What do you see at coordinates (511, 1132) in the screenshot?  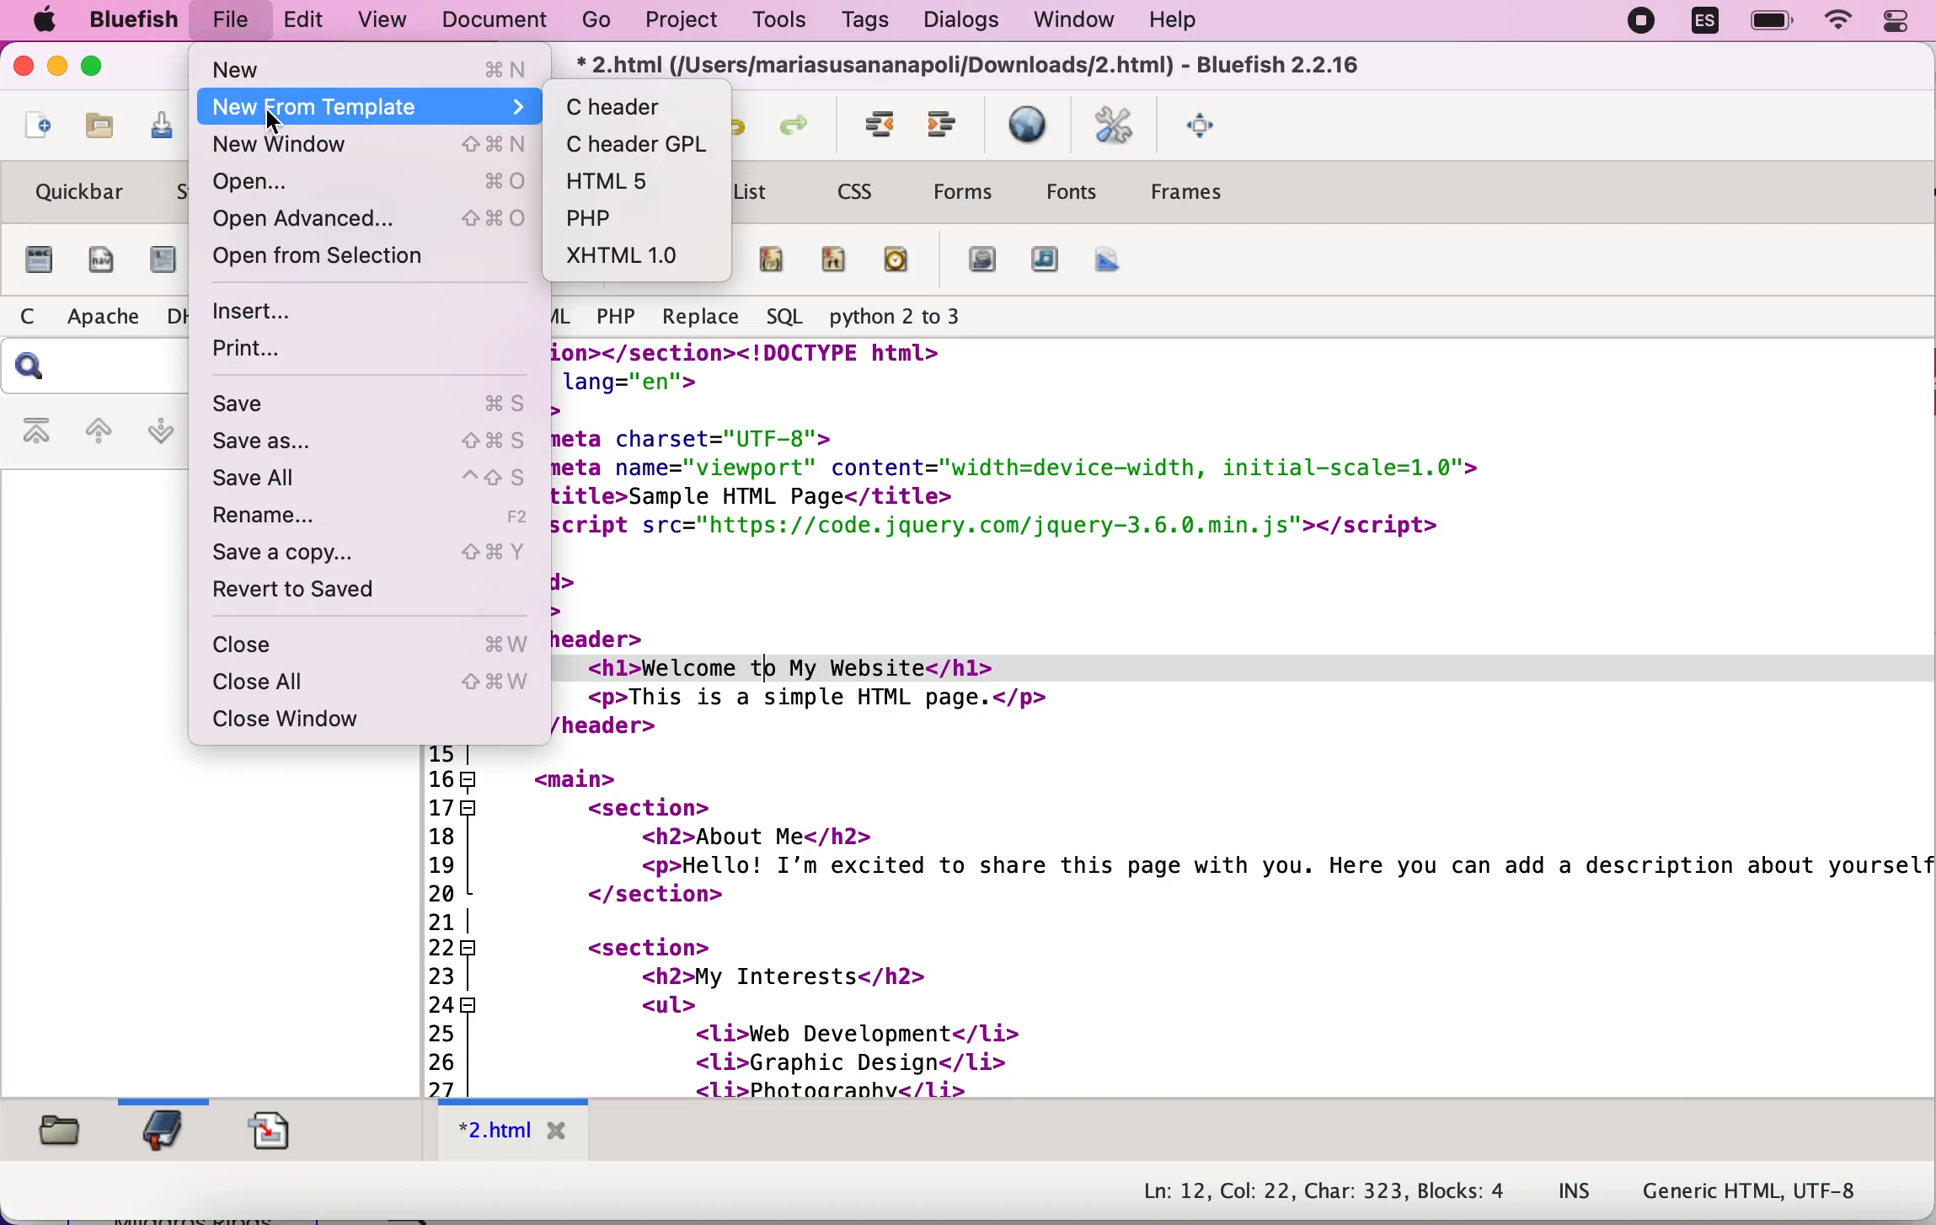 I see `tab` at bounding box center [511, 1132].